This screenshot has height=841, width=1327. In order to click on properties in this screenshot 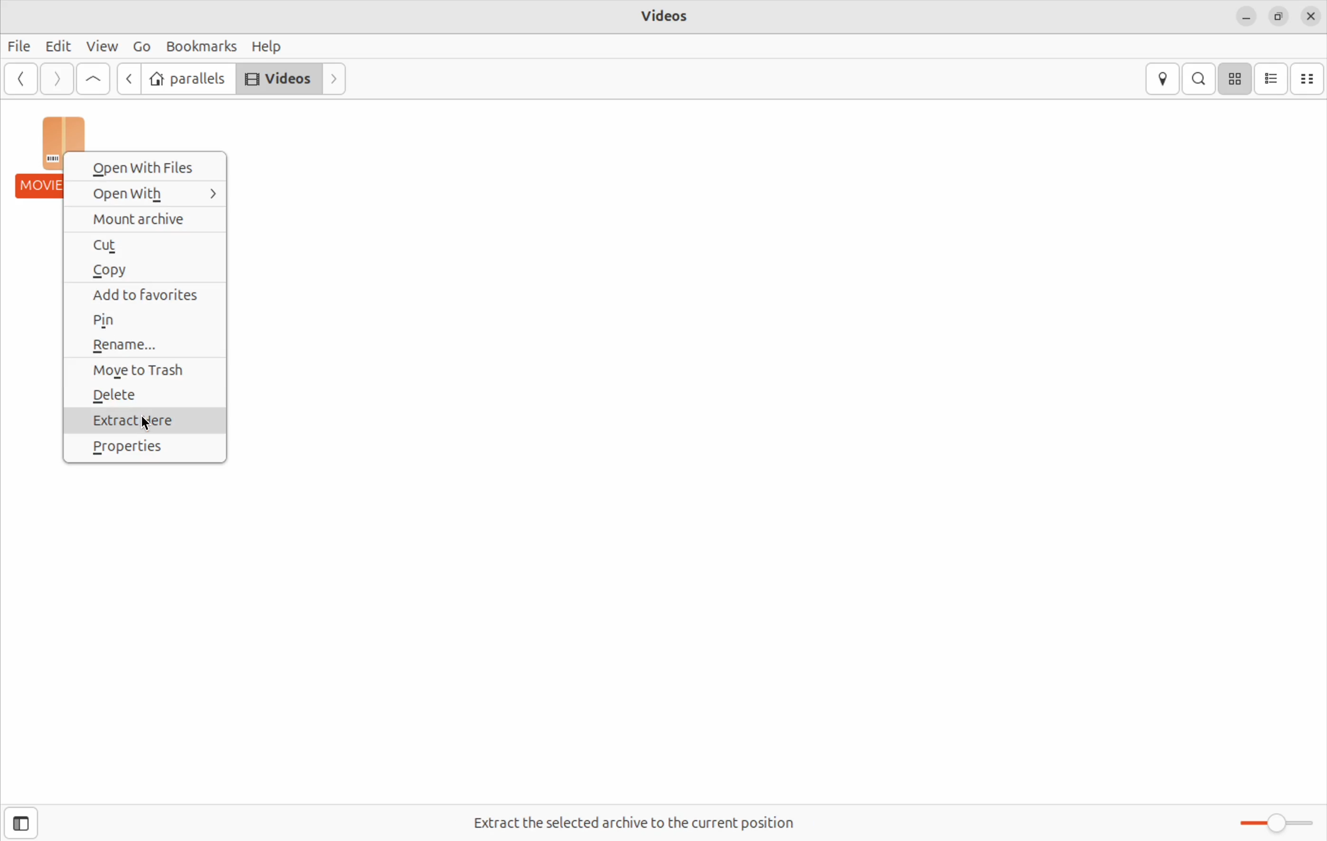, I will do `click(144, 449)`.